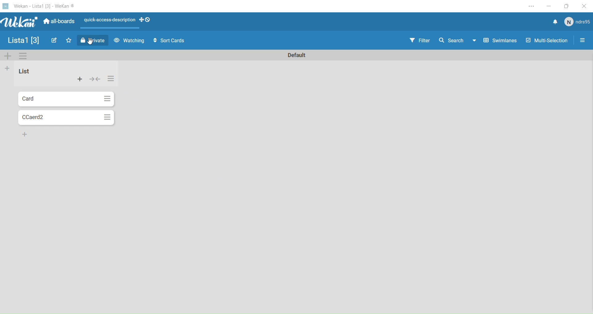 This screenshot has width=593, height=314. I want to click on Text, so click(298, 56).